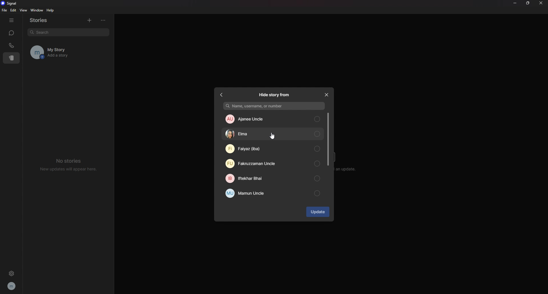 The image size is (548, 294). I want to click on options, so click(105, 20).